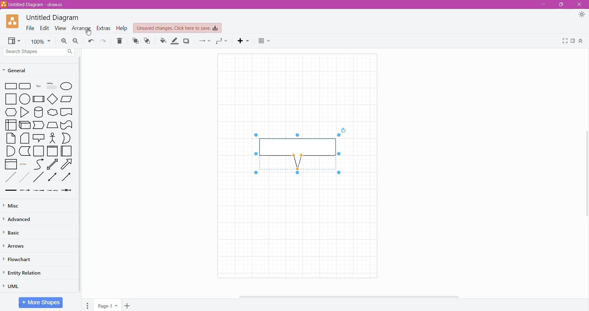  What do you see at coordinates (104, 28) in the screenshot?
I see `Extras` at bounding box center [104, 28].